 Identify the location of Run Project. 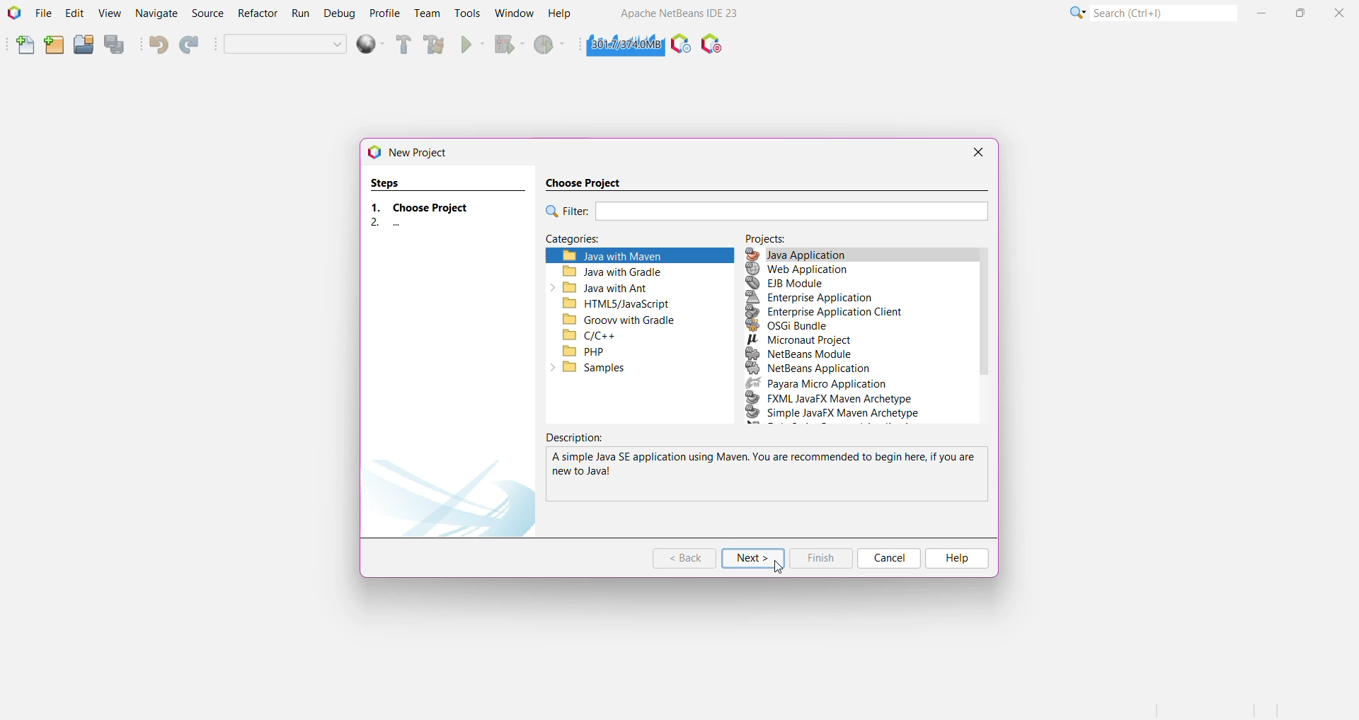
(469, 45).